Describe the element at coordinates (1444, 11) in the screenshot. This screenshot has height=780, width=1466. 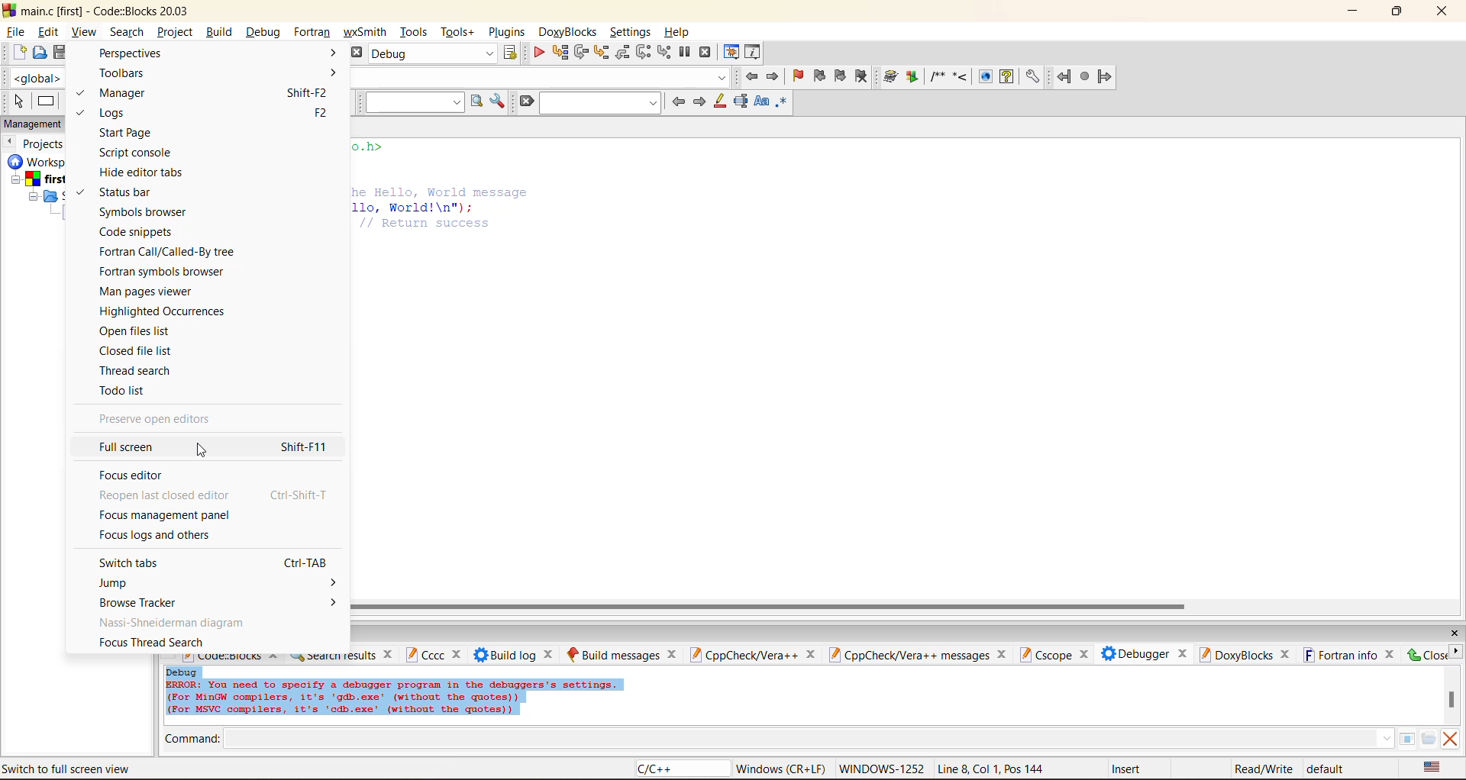
I see `close` at that location.